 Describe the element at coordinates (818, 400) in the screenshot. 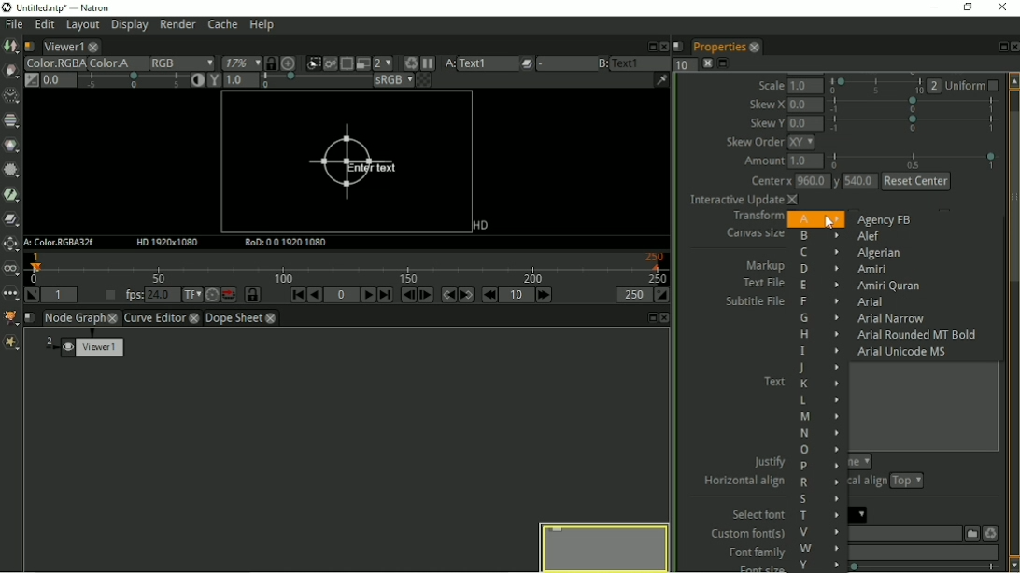

I see `L` at that location.